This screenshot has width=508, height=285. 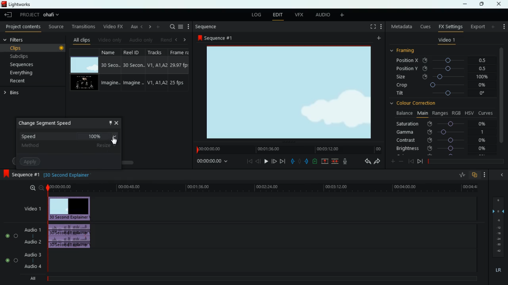 What do you see at coordinates (289, 92) in the screenshot?
I see `image` at bounding box center [289, 92].